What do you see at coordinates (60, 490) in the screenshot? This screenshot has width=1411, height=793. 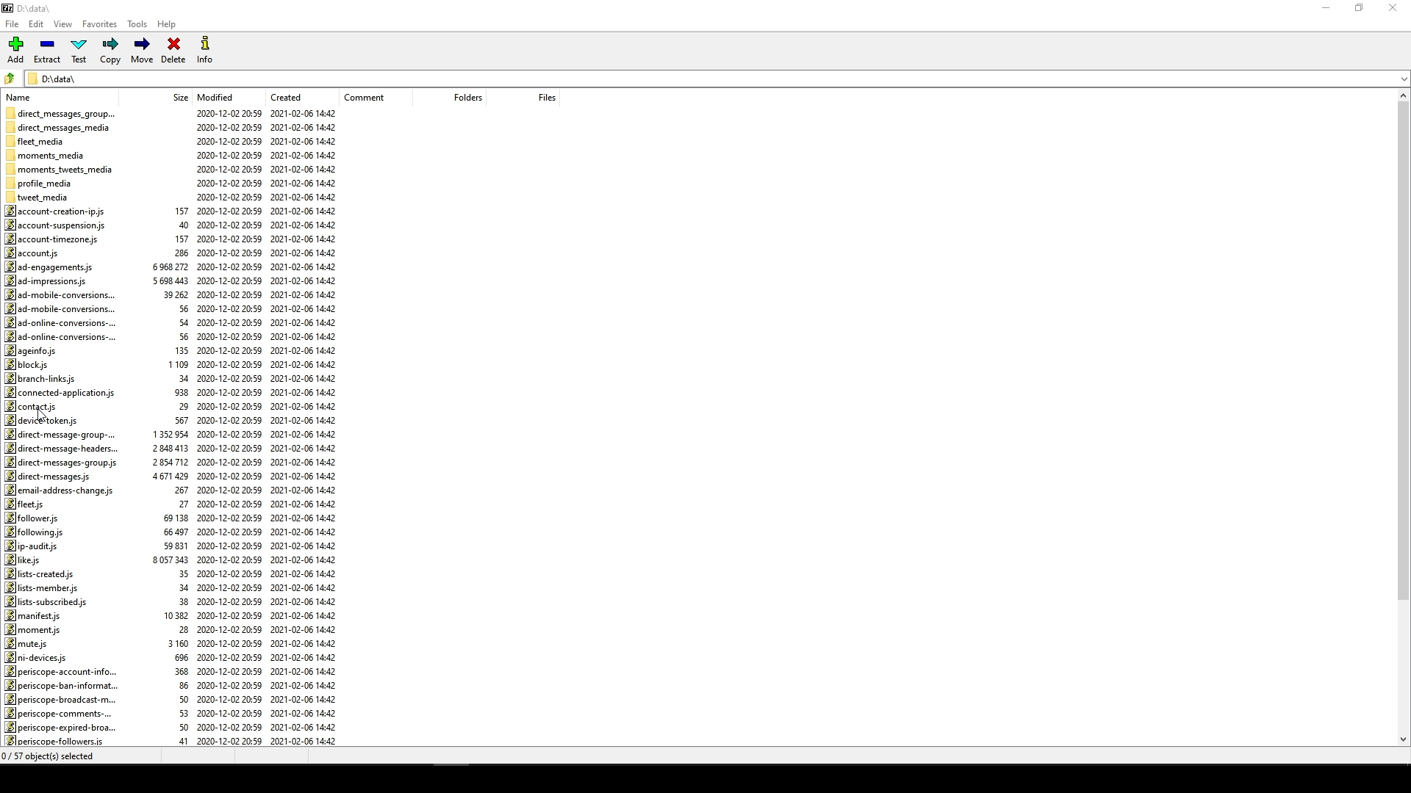 I see `email-address-change.js` at bounding box center [60, 490].